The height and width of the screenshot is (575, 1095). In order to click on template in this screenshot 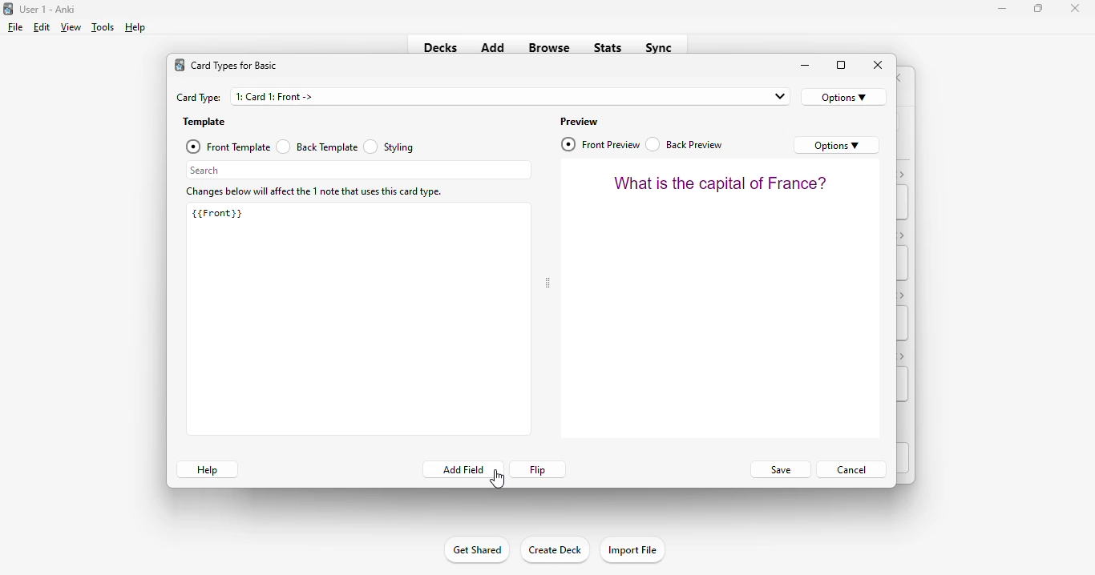, I will do `click(204, 123)`.